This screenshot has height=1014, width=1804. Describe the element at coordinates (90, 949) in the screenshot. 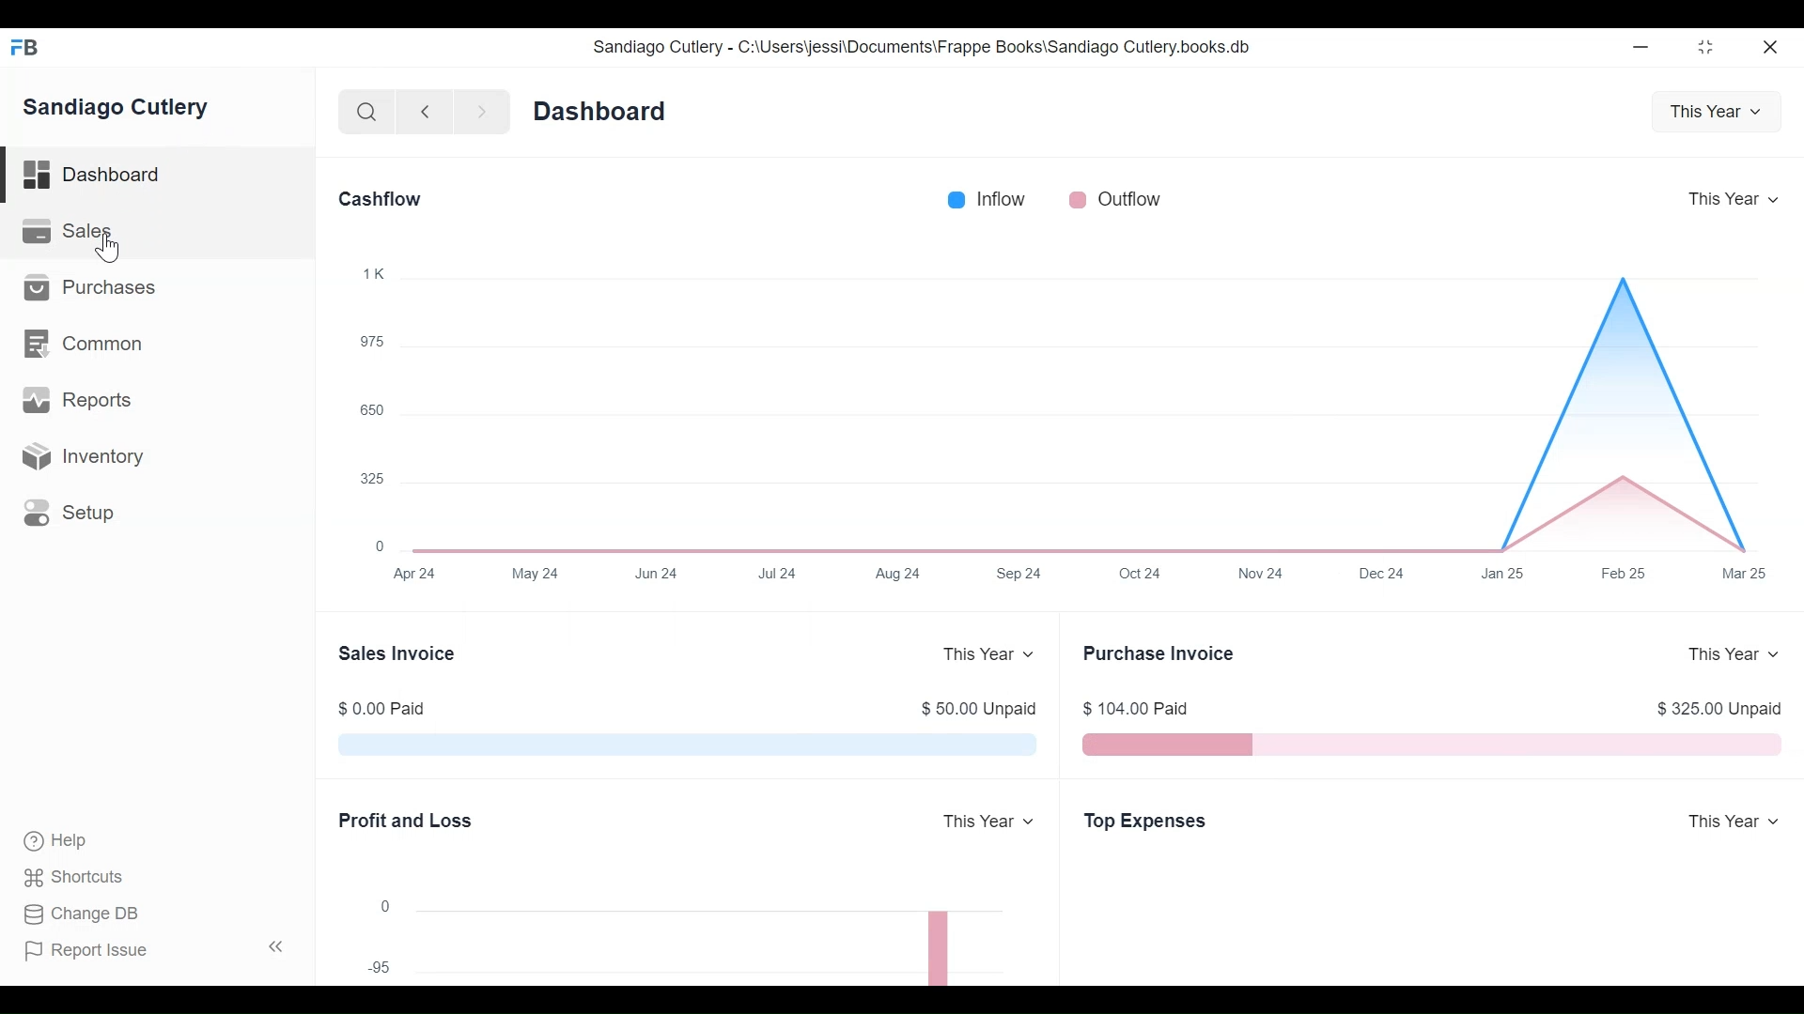

I see `Report Issue` at that location.